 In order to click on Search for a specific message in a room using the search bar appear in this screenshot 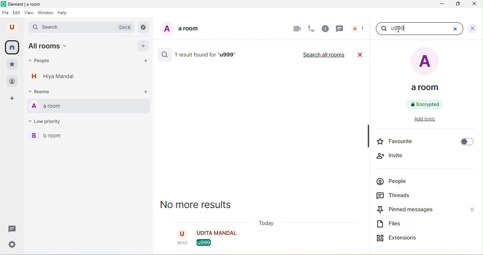, I will do `click(411, 29)`.